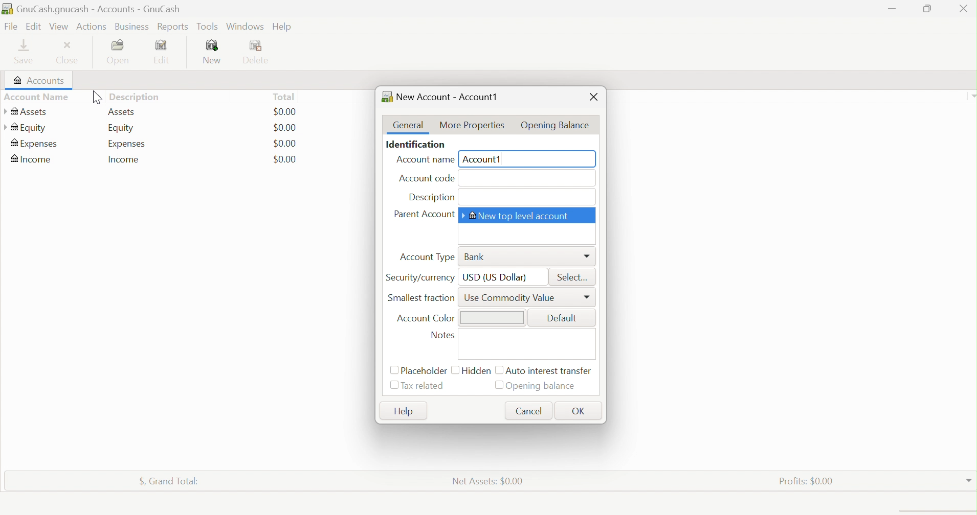  I want to click on Security/currency, so click(421, 277).